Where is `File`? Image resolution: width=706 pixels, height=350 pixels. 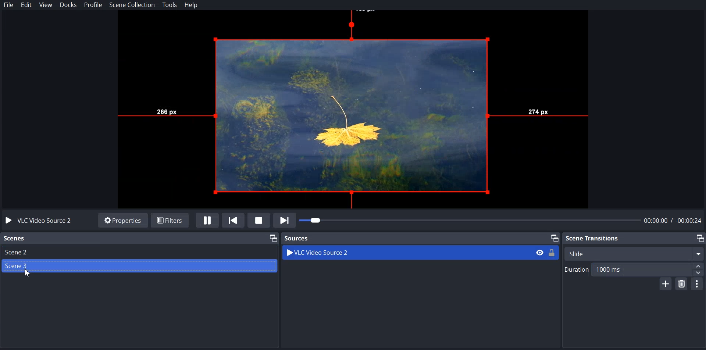
File is located at coordinates (8, 4).